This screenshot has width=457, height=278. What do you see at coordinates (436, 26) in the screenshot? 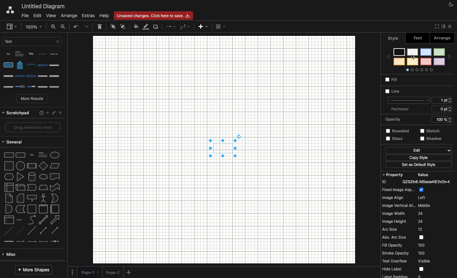
I see `Fullscreen` at bounding box center [436, 26].